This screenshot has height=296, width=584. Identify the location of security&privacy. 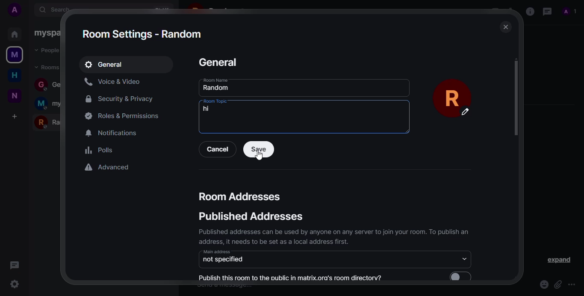
(127, 99).